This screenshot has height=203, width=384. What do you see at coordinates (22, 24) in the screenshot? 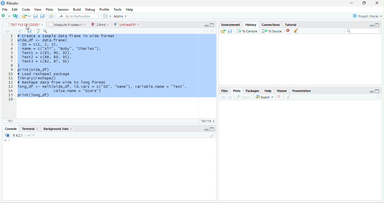
I see `TEXT FILE OF CODES` at bounding box center [22, 24].